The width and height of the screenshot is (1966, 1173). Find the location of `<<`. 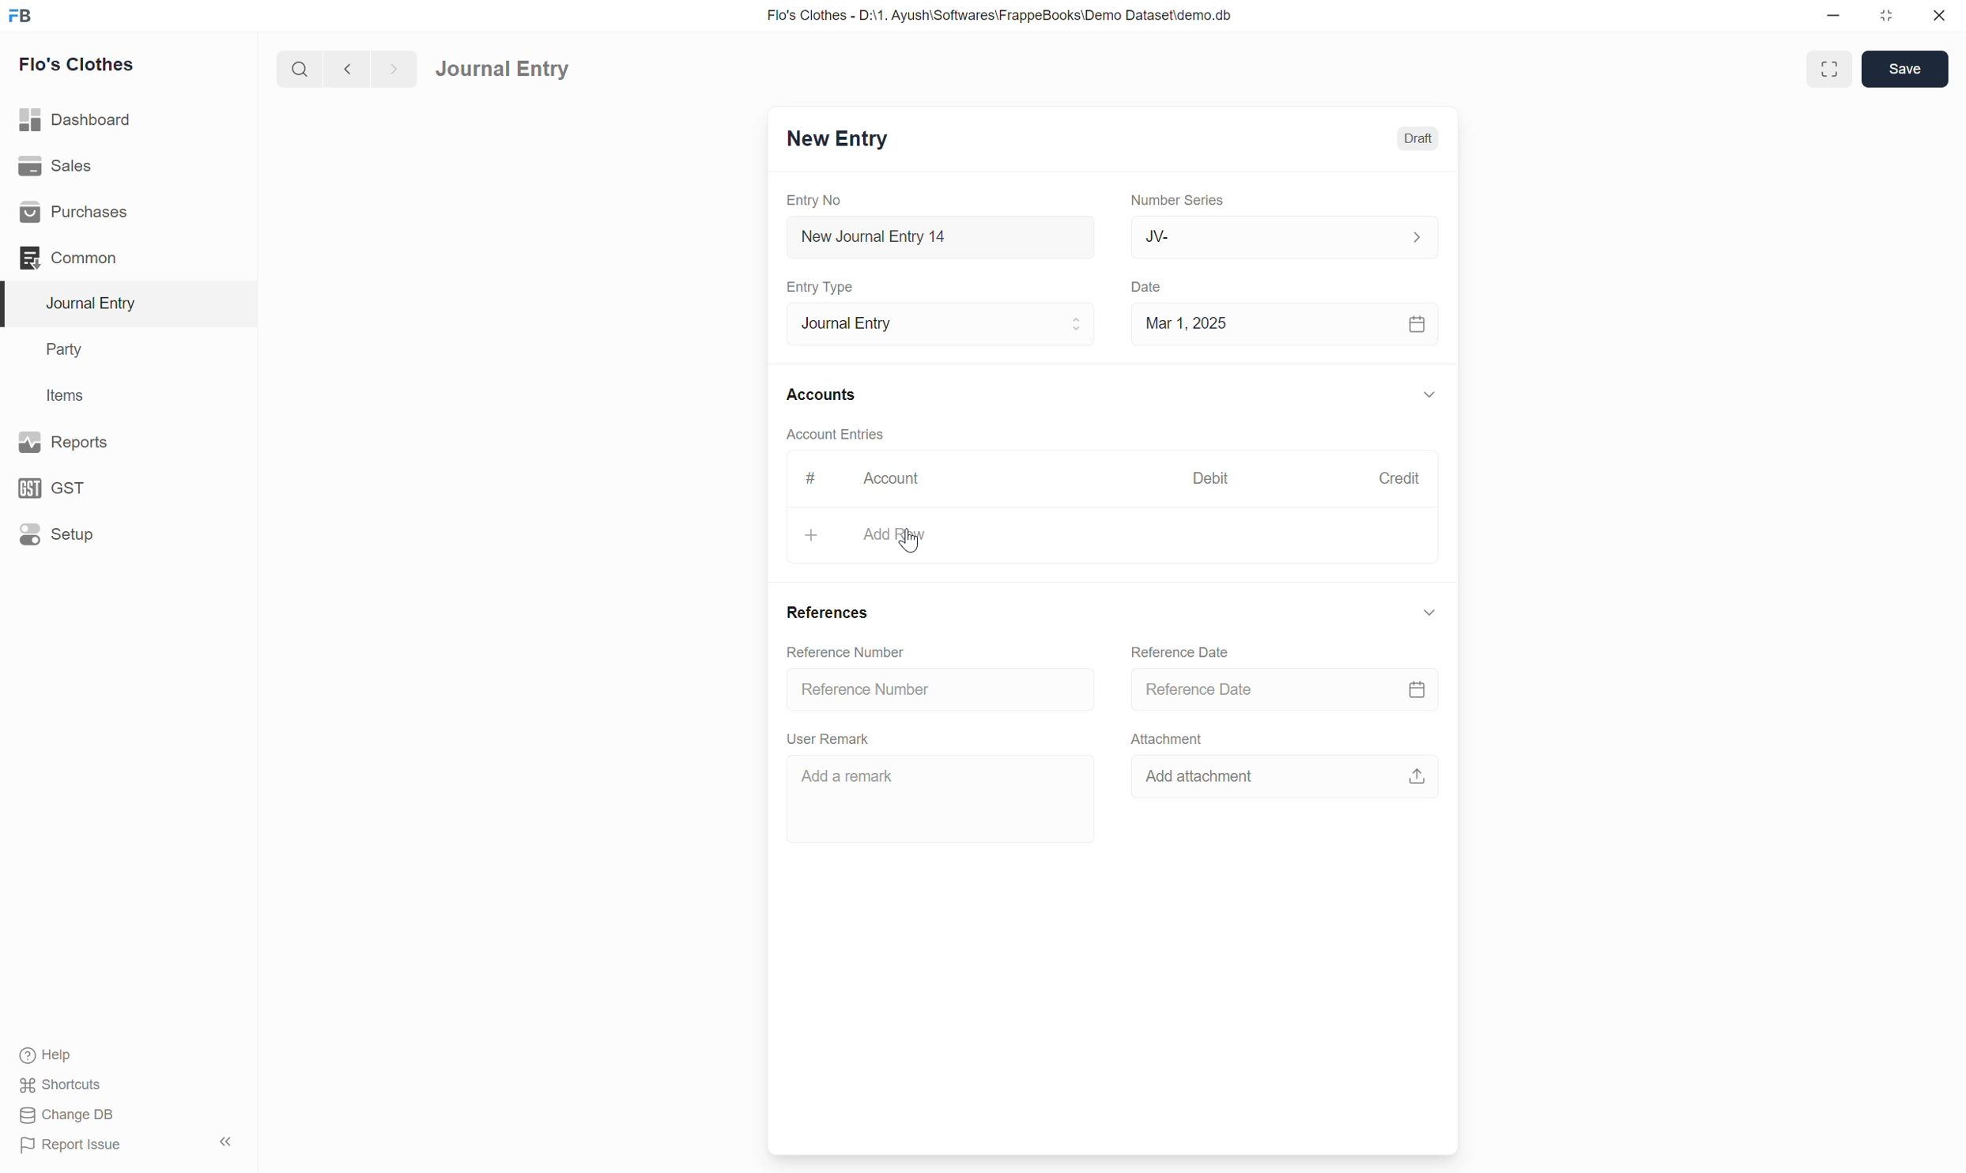

<< is located at coordinates (225, 1142).